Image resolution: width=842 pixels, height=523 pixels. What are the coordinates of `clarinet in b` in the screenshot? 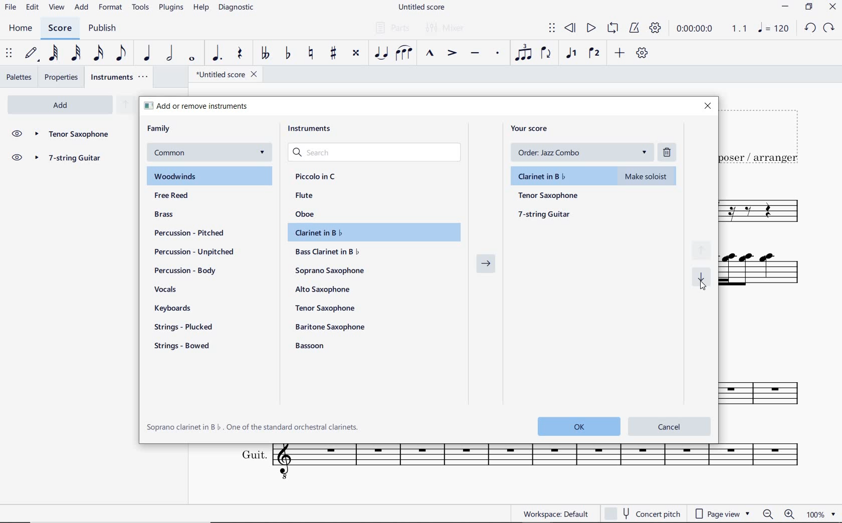 It's located at (370, 232).